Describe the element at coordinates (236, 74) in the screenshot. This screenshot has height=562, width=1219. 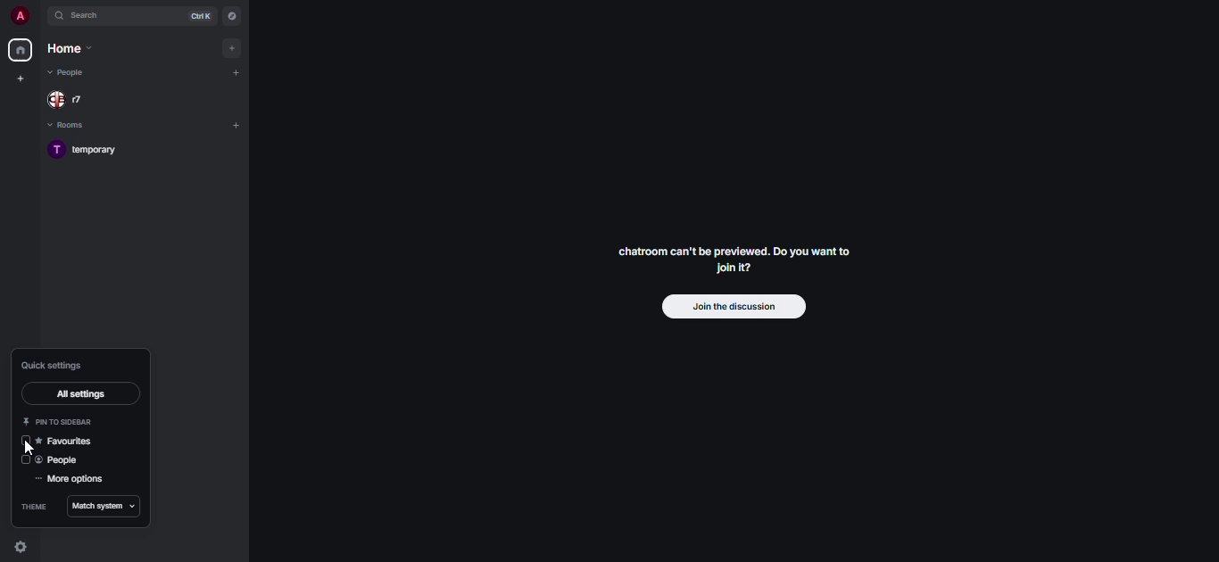
I see `add` at that location.